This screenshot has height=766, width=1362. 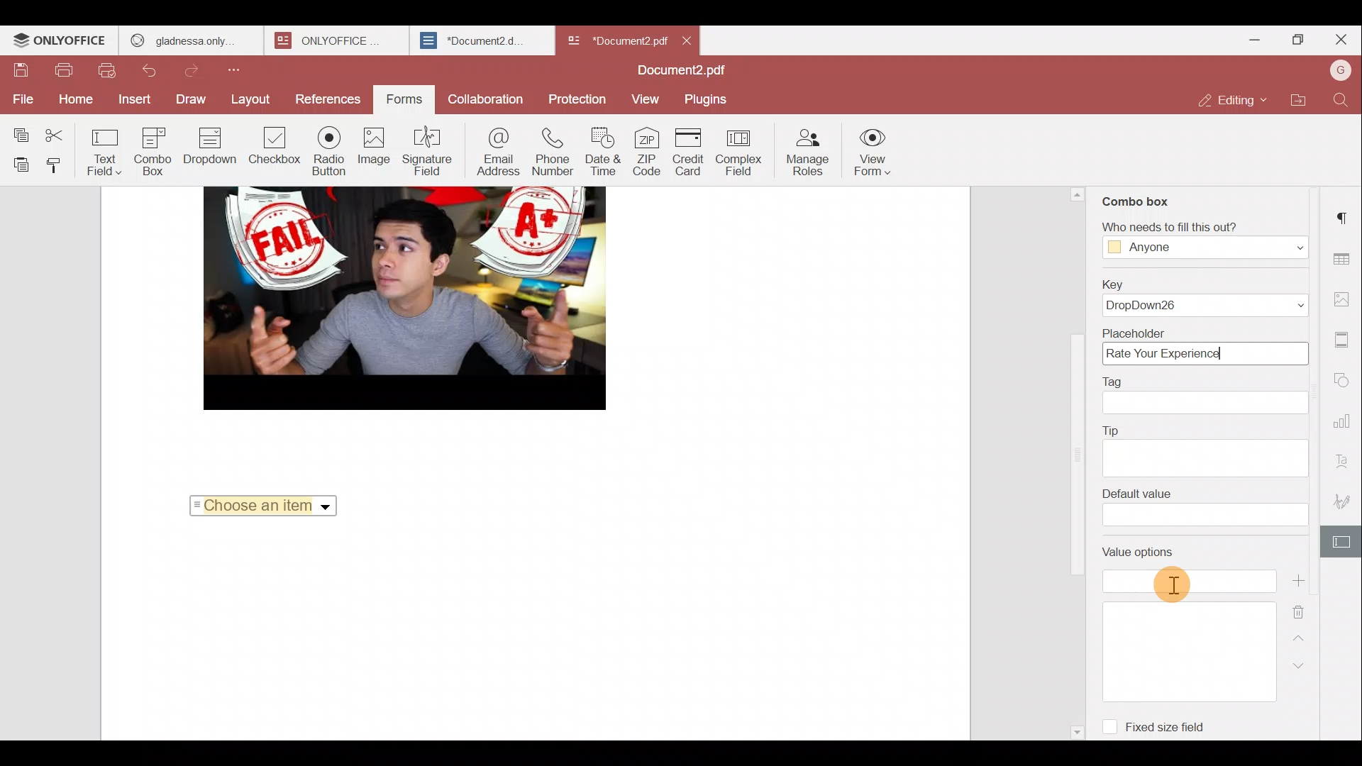 I want to click on Header & footer settings, so click(x=1344, y=340).